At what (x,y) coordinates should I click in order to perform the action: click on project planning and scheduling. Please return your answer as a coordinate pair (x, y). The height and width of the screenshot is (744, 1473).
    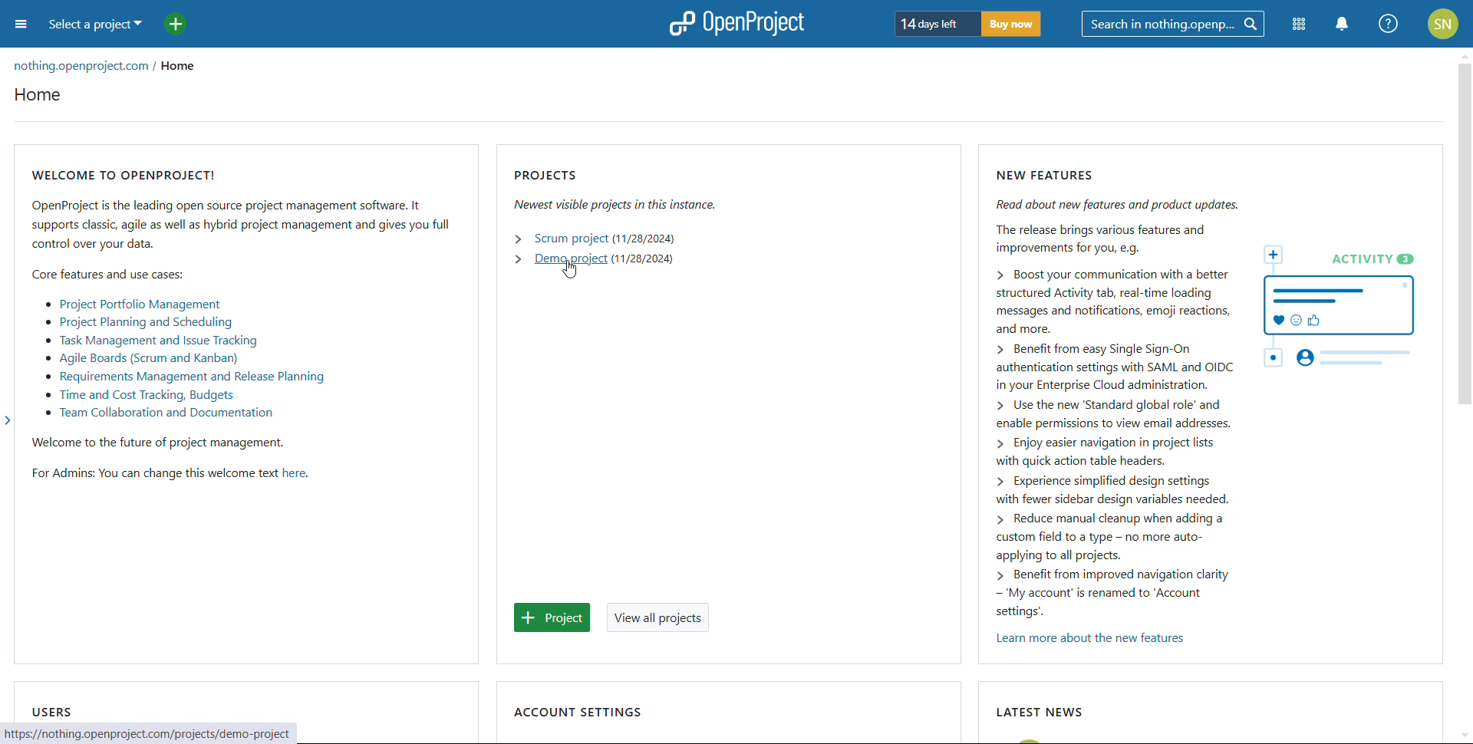
    Looking at the image, I should click on (138, 322).